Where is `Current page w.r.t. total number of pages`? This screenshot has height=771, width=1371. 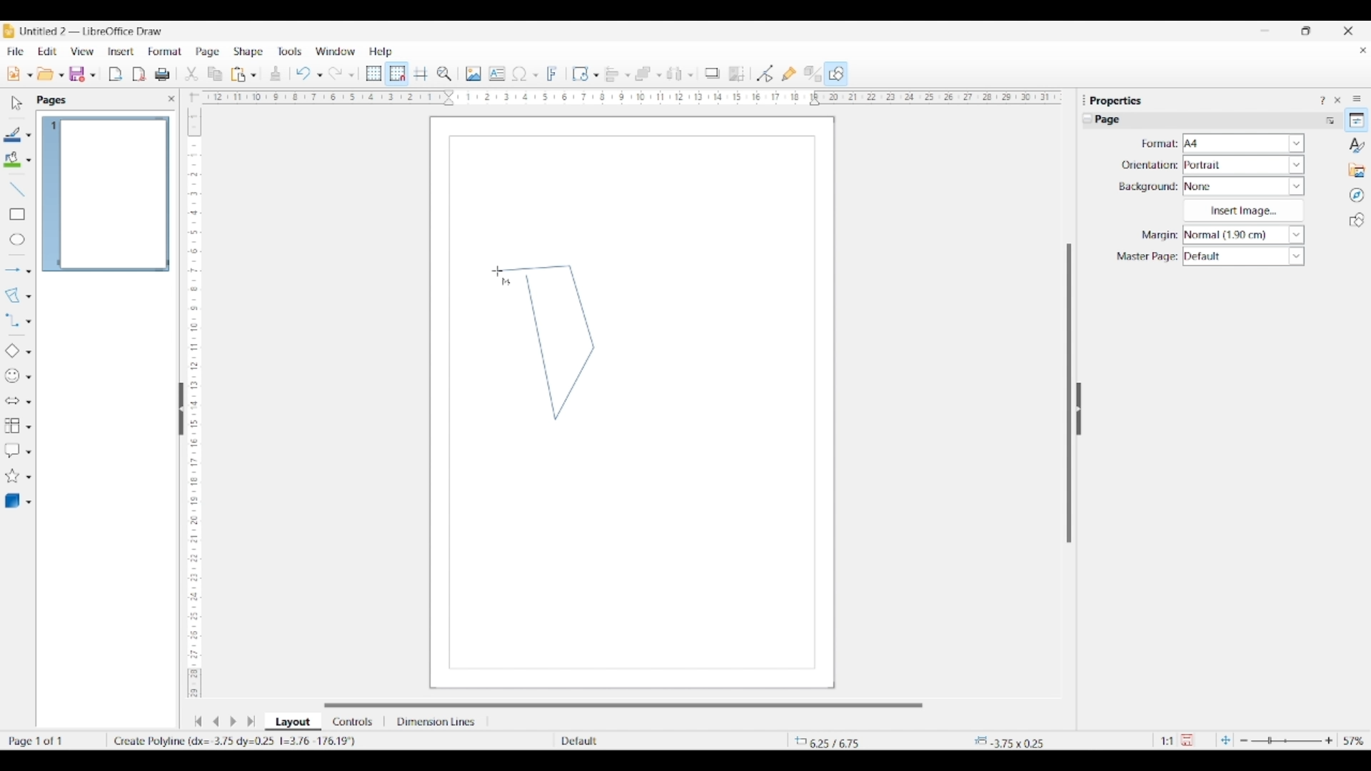 Current page w.r.t. total number of pages is located at coordinates (53, 740).